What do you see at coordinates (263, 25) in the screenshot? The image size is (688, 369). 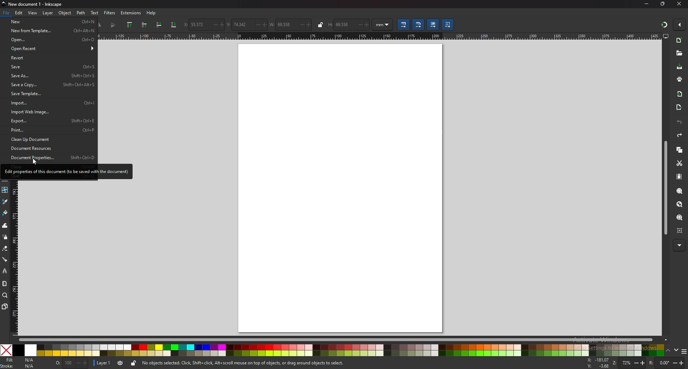 I see `+` at bounding box center [263, 25].